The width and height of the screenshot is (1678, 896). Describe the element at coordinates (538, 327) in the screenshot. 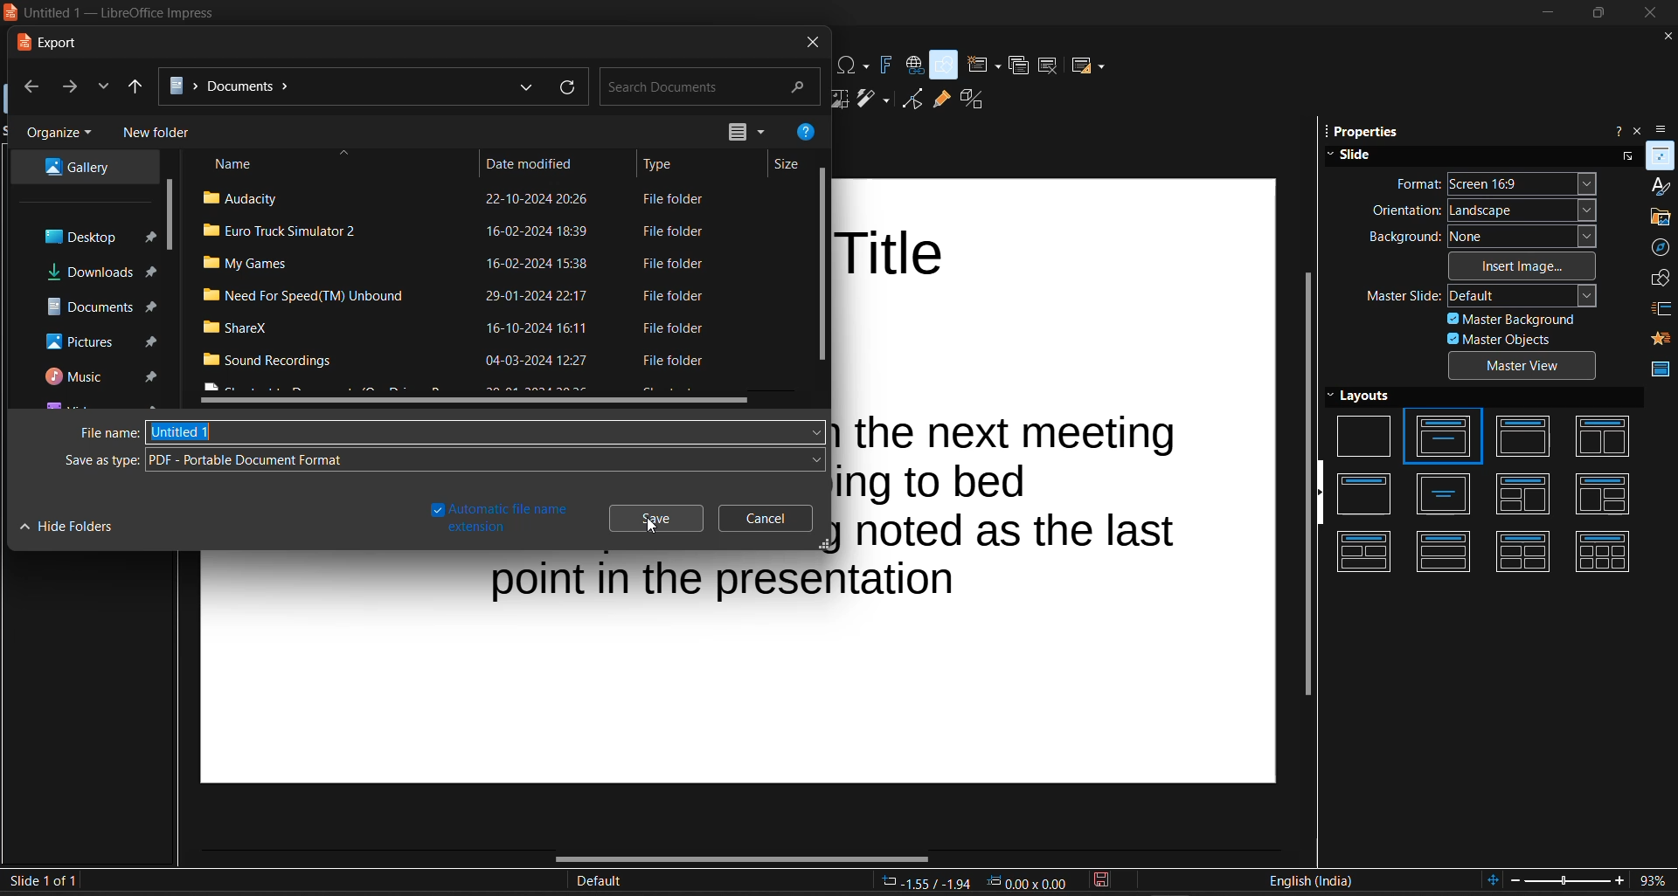

I see `16-10-2024 16:11` at that location.